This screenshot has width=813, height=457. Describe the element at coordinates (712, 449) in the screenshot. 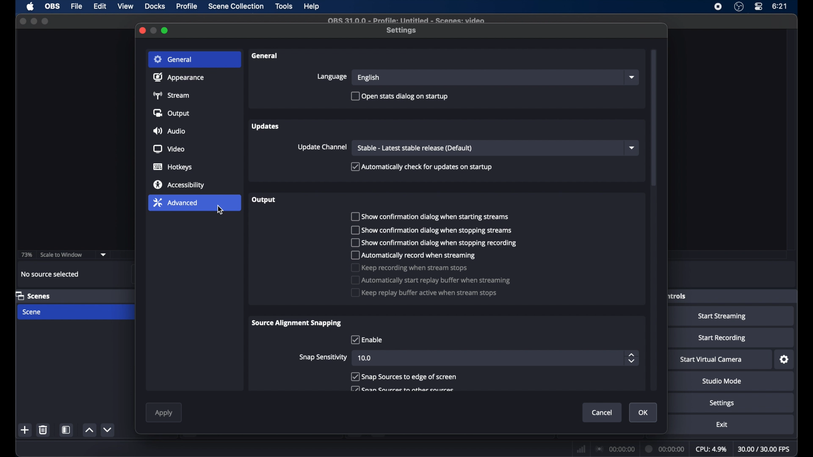

I see `cpu` at that location.